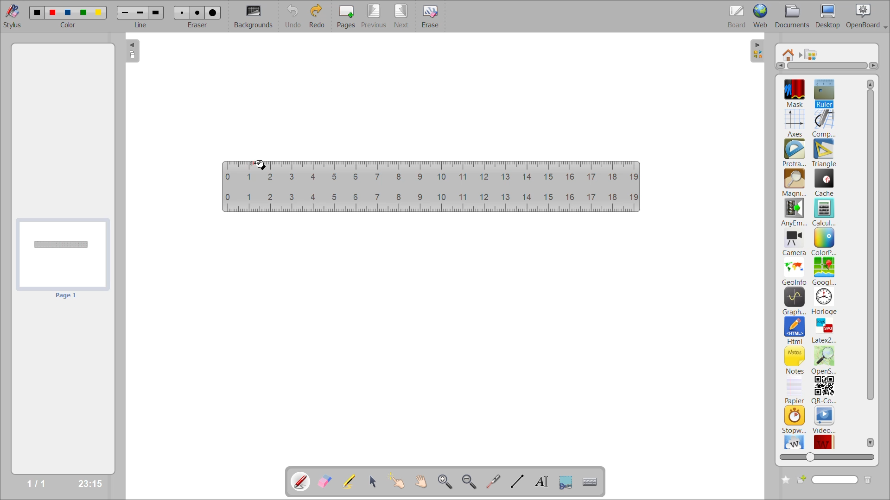 Image resolution: width=890 pixels, height=500 pixels. What do you see at coordinates (352, 482) in the screenshot?
I see `highlight` at bounding box center [352, 482].